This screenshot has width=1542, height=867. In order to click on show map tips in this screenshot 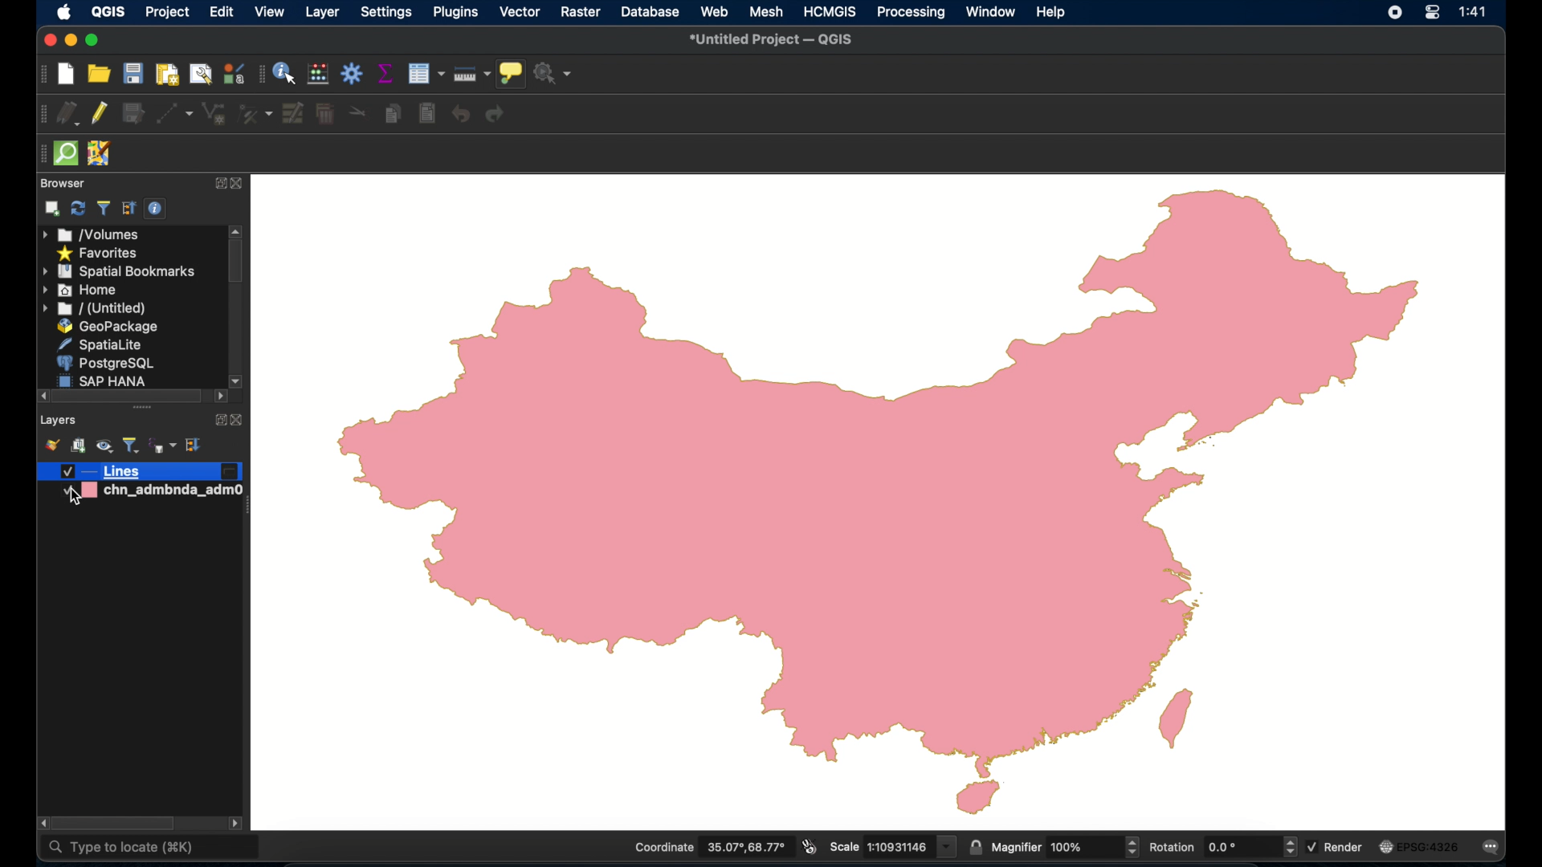, I will do `click(512, 74)`.